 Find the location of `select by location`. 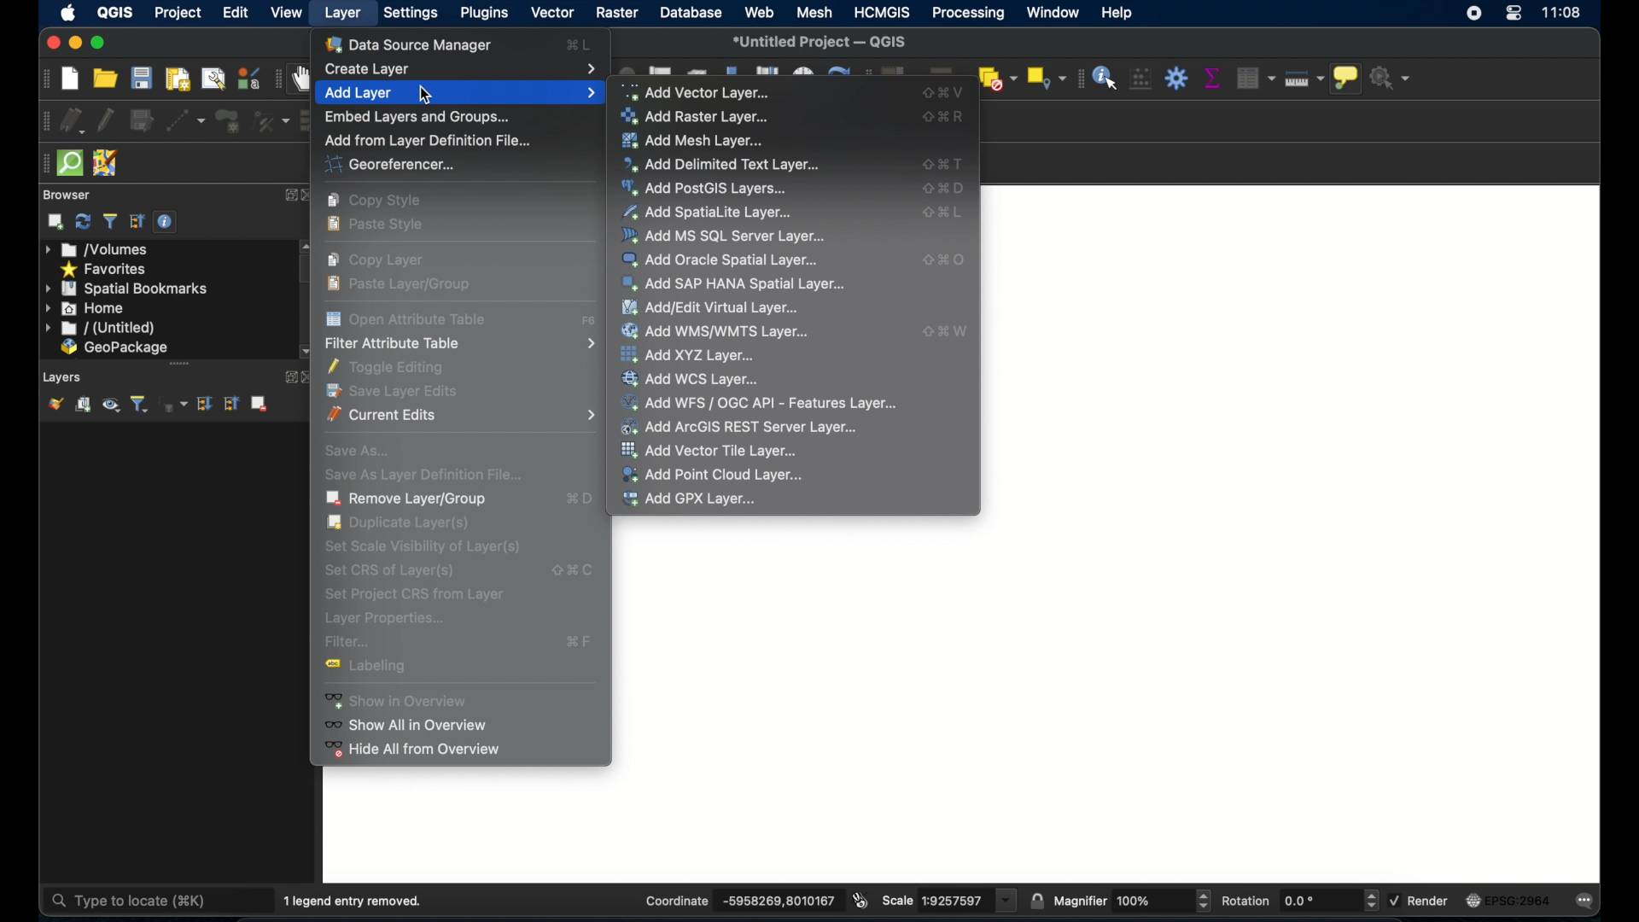

select by location is located at coordinates (1044, 78).